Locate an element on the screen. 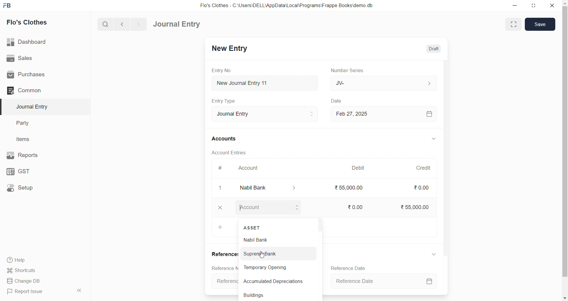  vertical scroll bar is located at coordinates (564, 150).